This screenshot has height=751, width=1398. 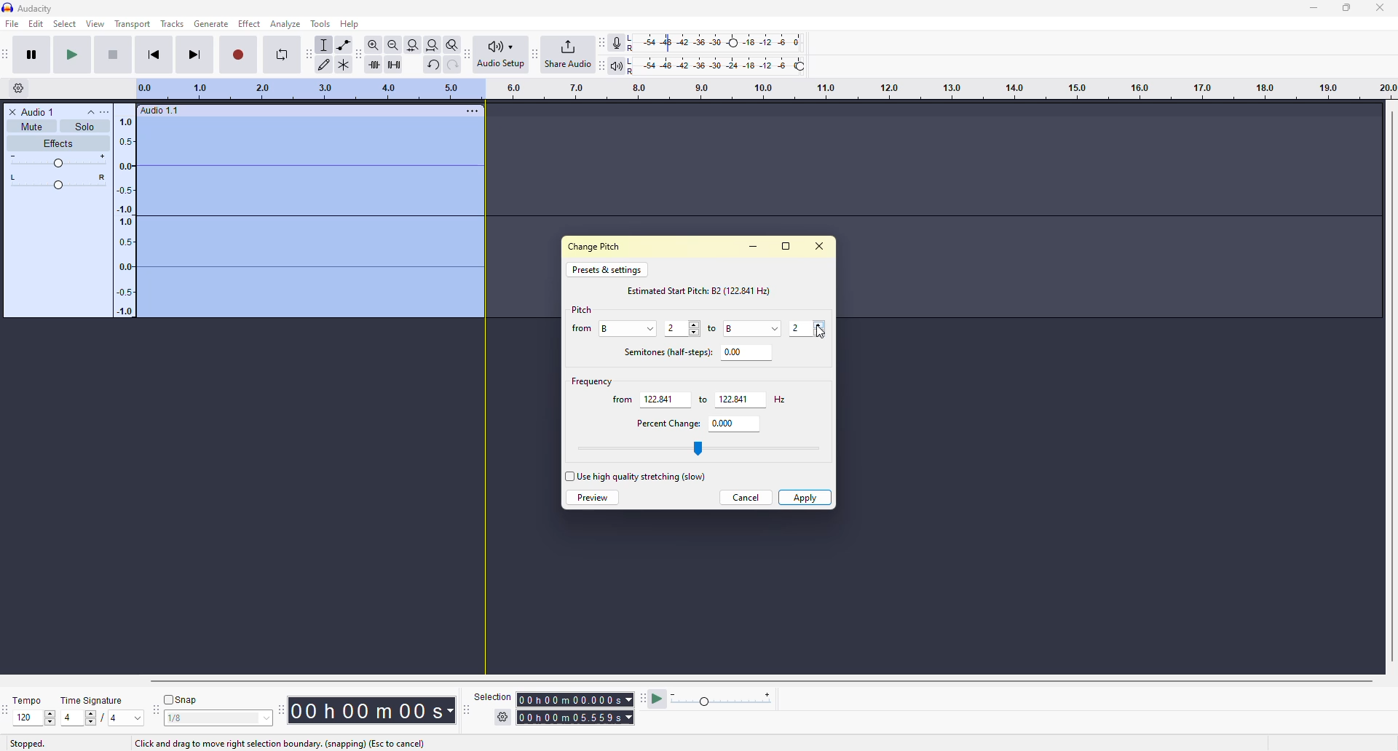 What do you see at coordinates (759, 89) in the screenshot?
I see `click and drag to define looping region` at bounding box center [759, 89].